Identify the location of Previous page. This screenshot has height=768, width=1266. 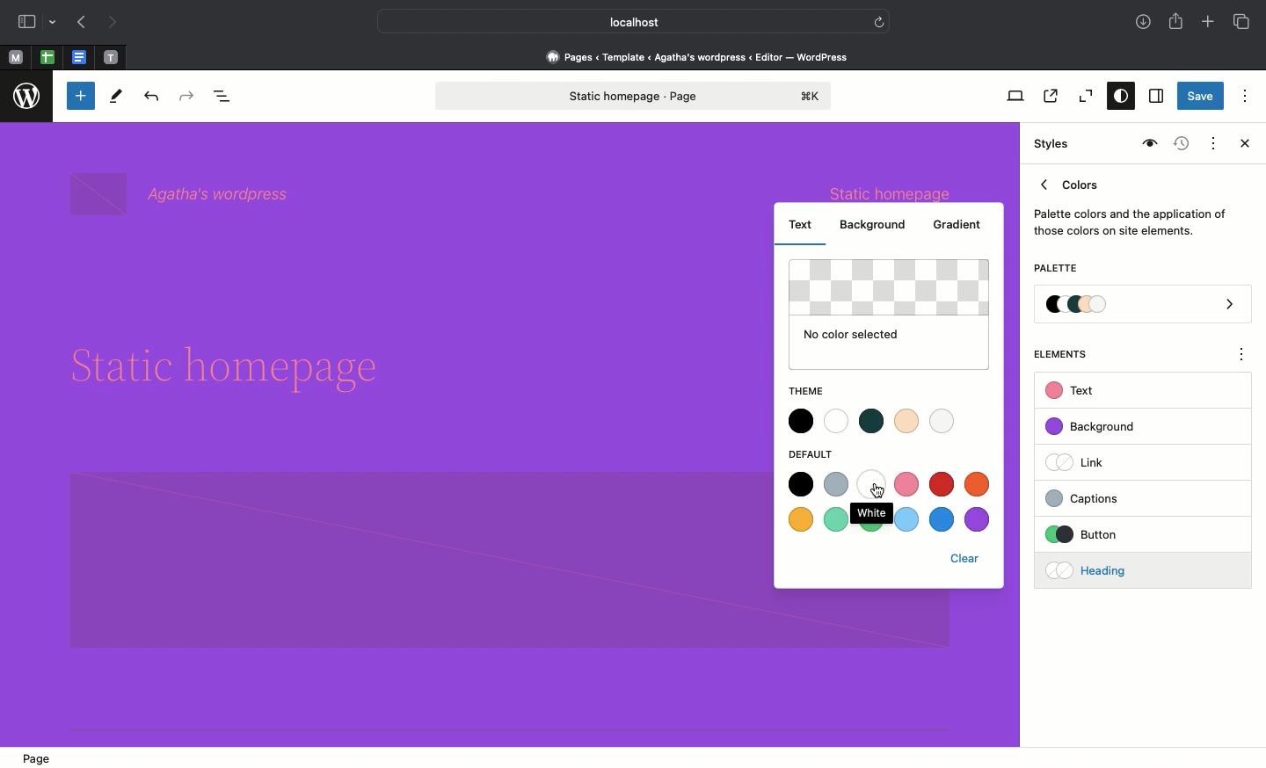
(80, 24).